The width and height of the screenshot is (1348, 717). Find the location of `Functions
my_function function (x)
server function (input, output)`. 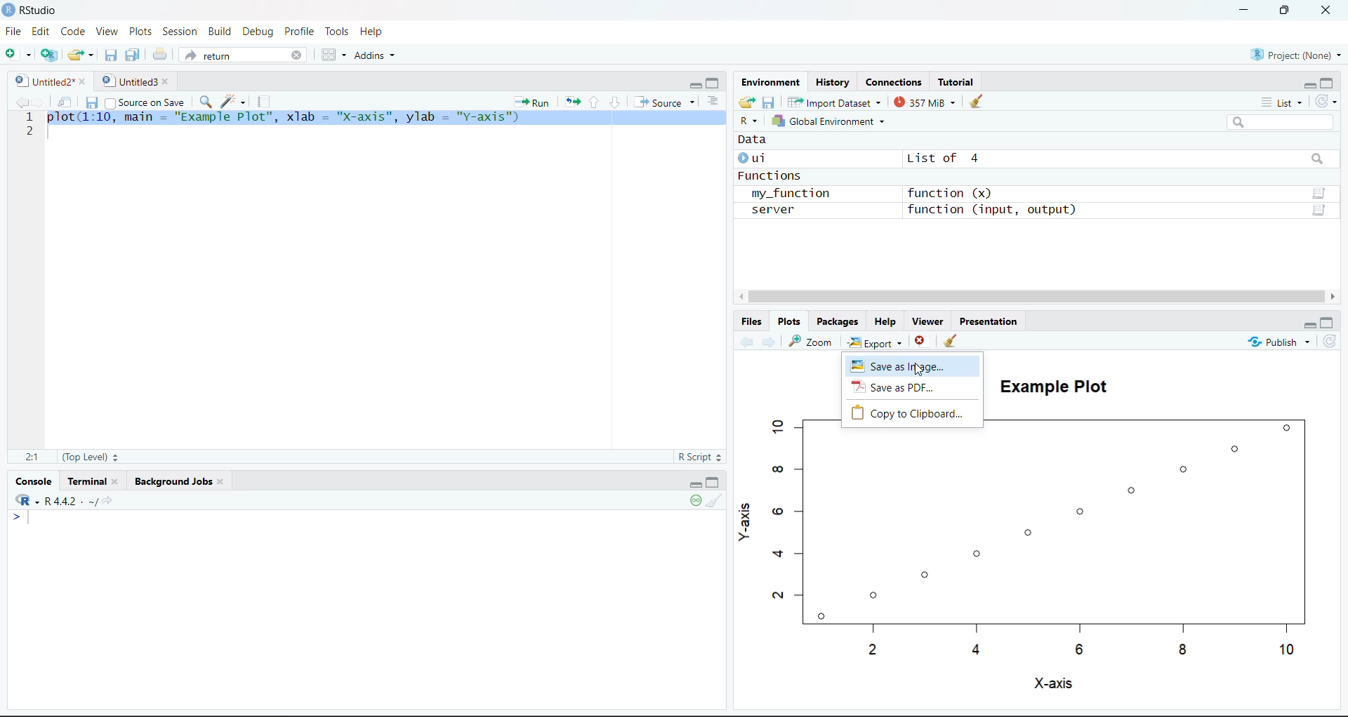

Functions
my_function function (x)
server function (input, output) is located at coordinates (908, 194).